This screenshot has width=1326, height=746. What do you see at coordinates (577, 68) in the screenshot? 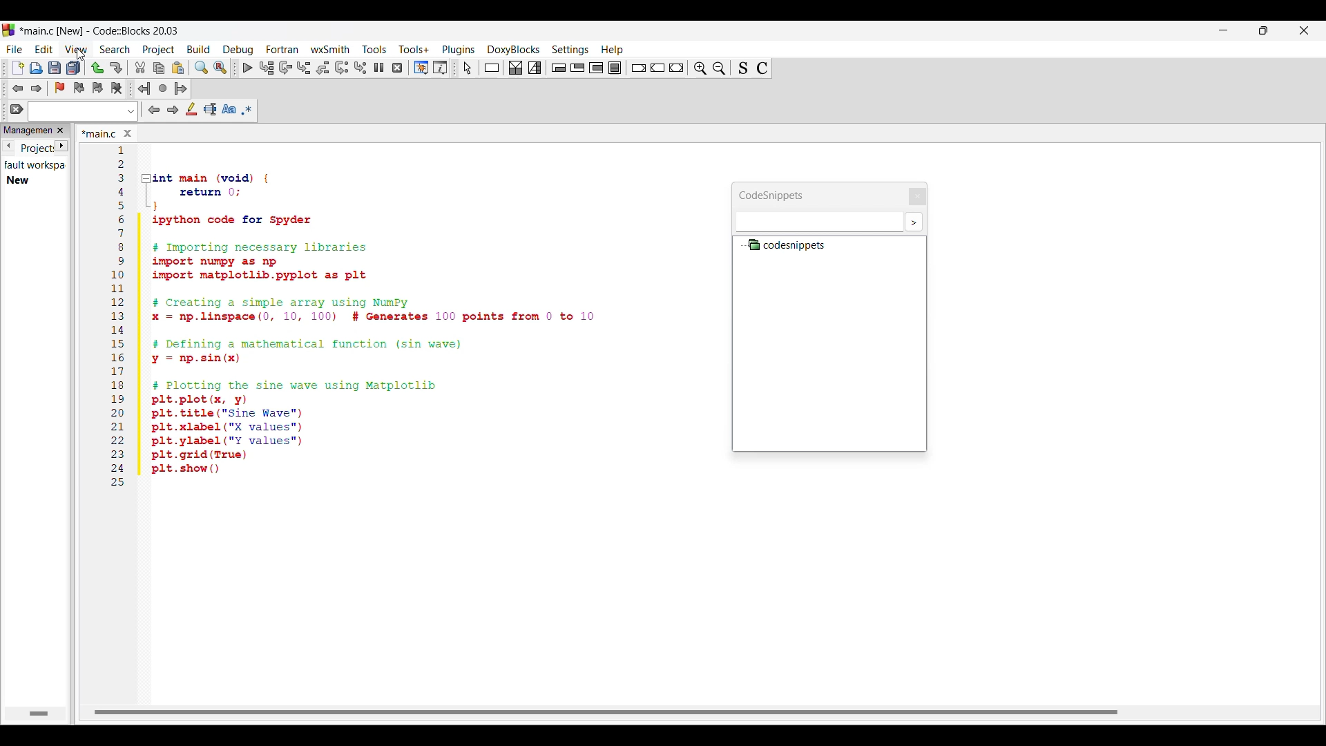
I see `Exit condition loop` at bounding box center [577, 68].